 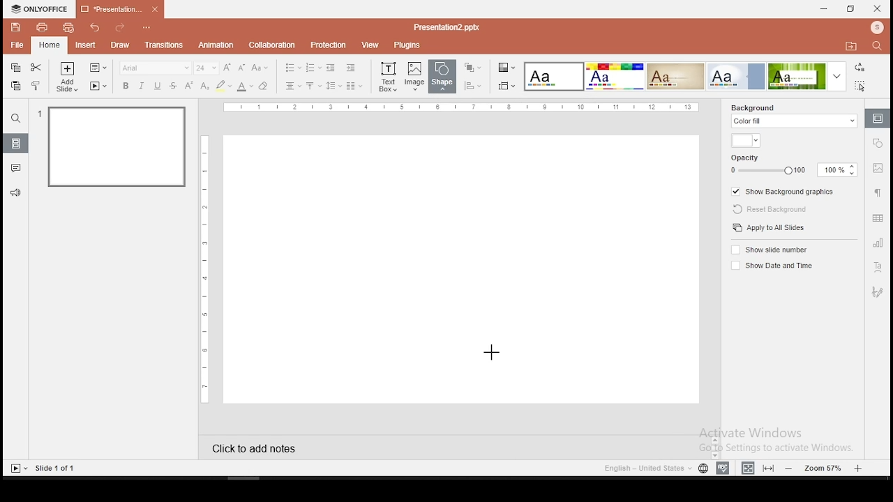 What do you see at coordinates (18, 469) in the screenshot?
I see `start slideshow` at bounding box center [18, 469].